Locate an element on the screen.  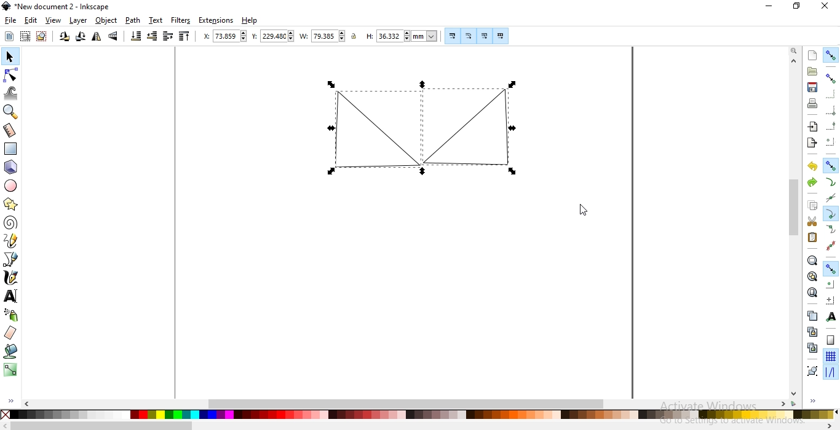
select all objects or nodes is located at coordinates (9, 37).